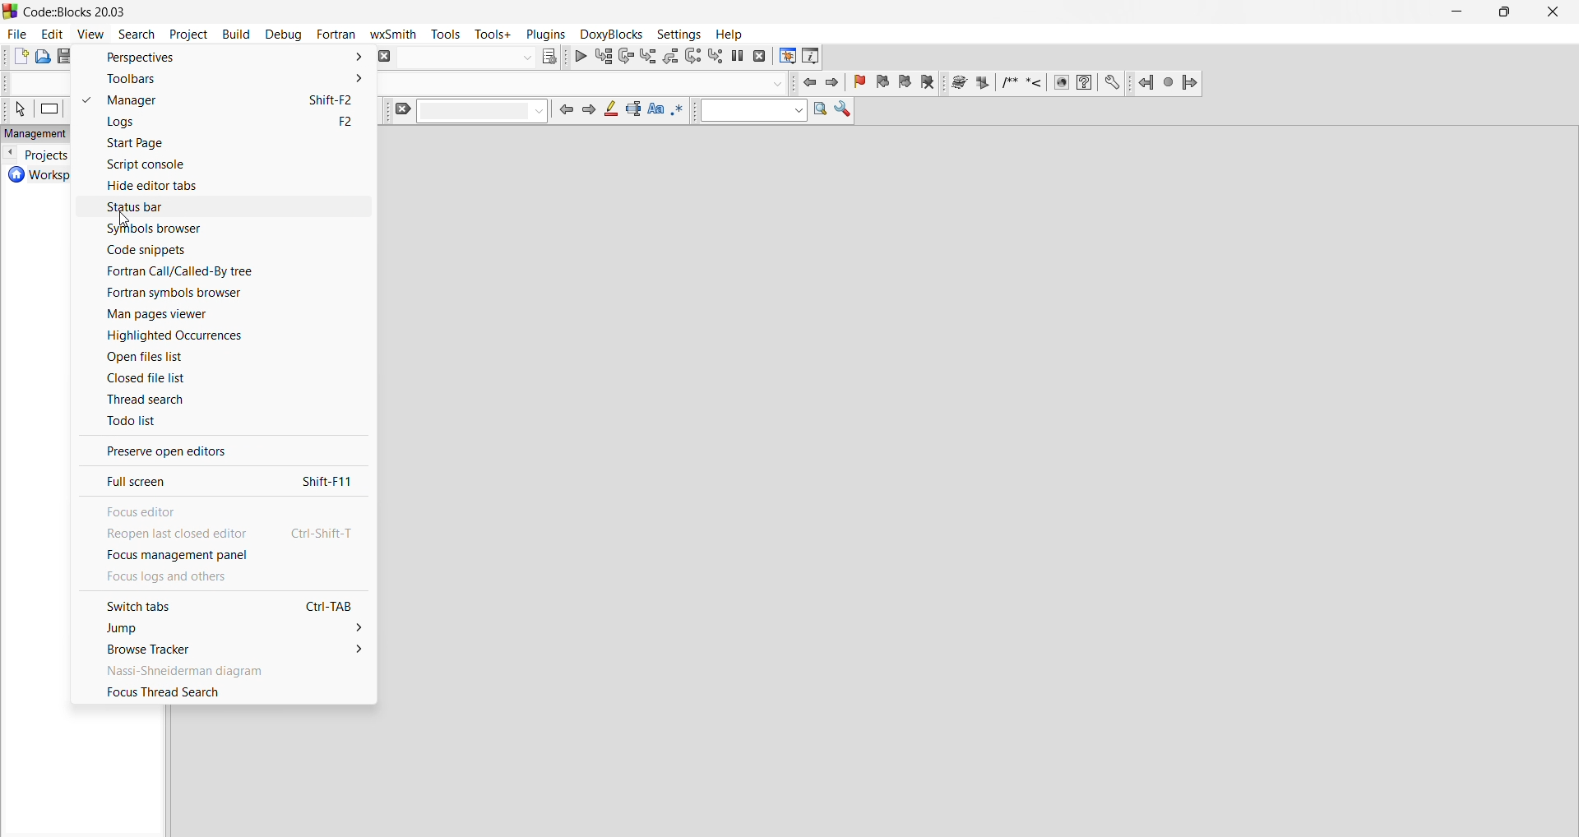 The width and height of the screenshot is (1579, 837). What do you see at coordinates (958, 82) in the screenshot?
I see `Run doxywizard` at bounding box center [958, 82].